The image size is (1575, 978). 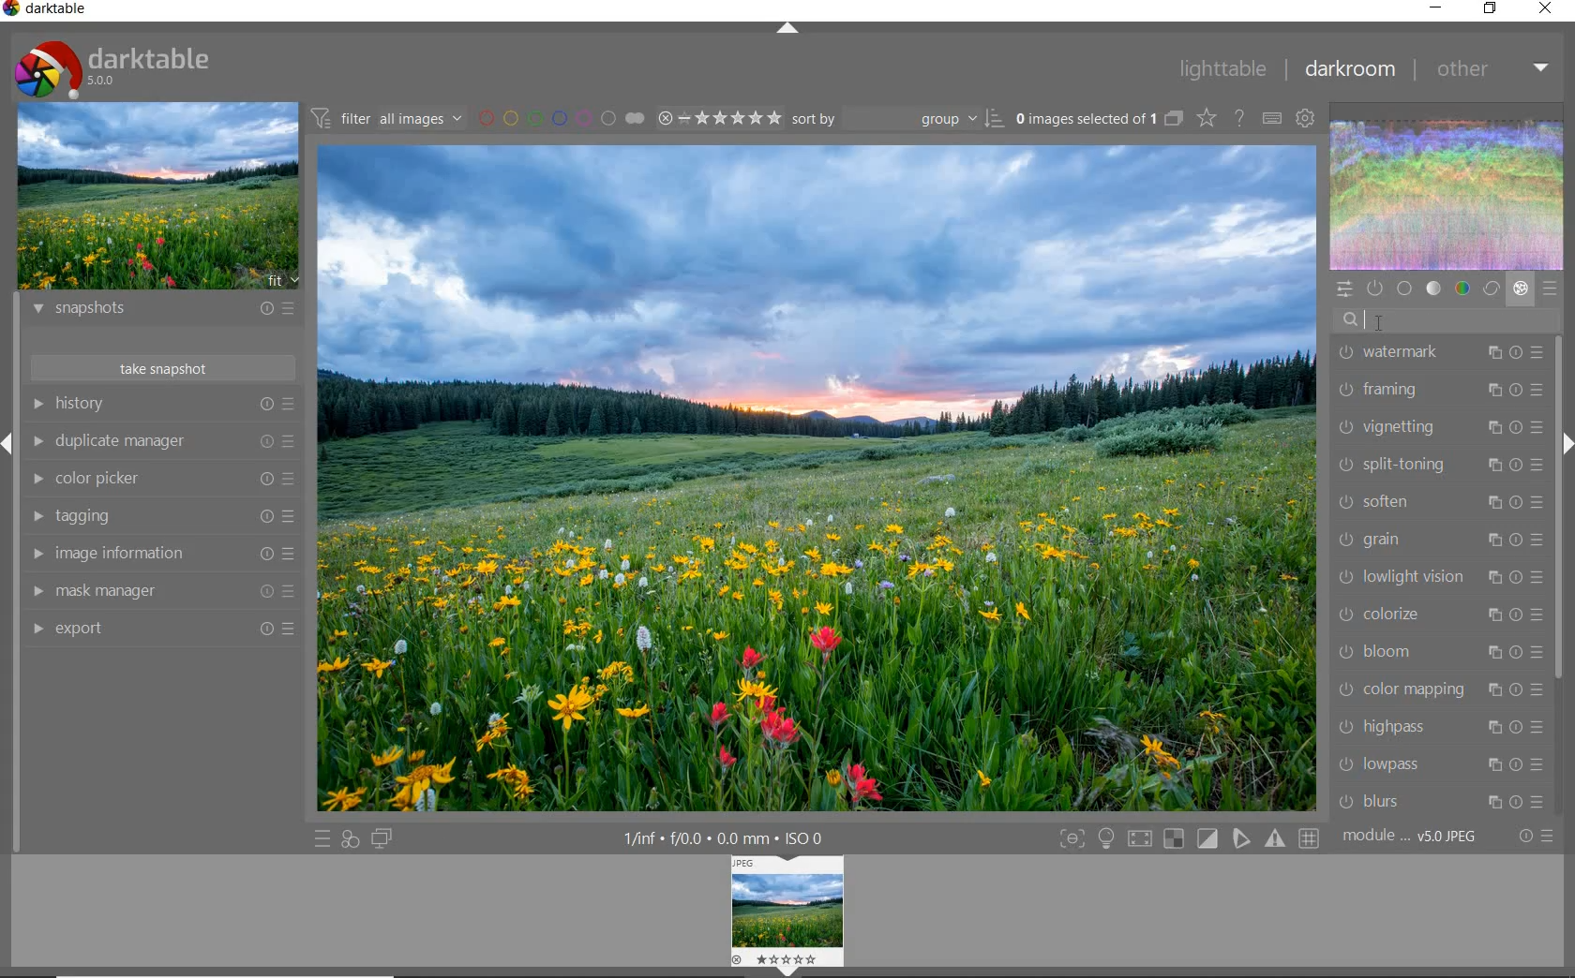 What do you see at coordinates (898, 119) in the screenshot?
I see `sort` at bounding box center [898, 119].